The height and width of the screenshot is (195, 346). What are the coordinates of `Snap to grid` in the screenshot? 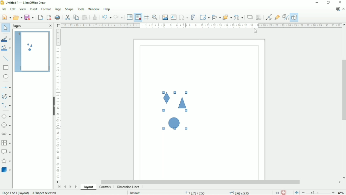 It's located at (138, 17).